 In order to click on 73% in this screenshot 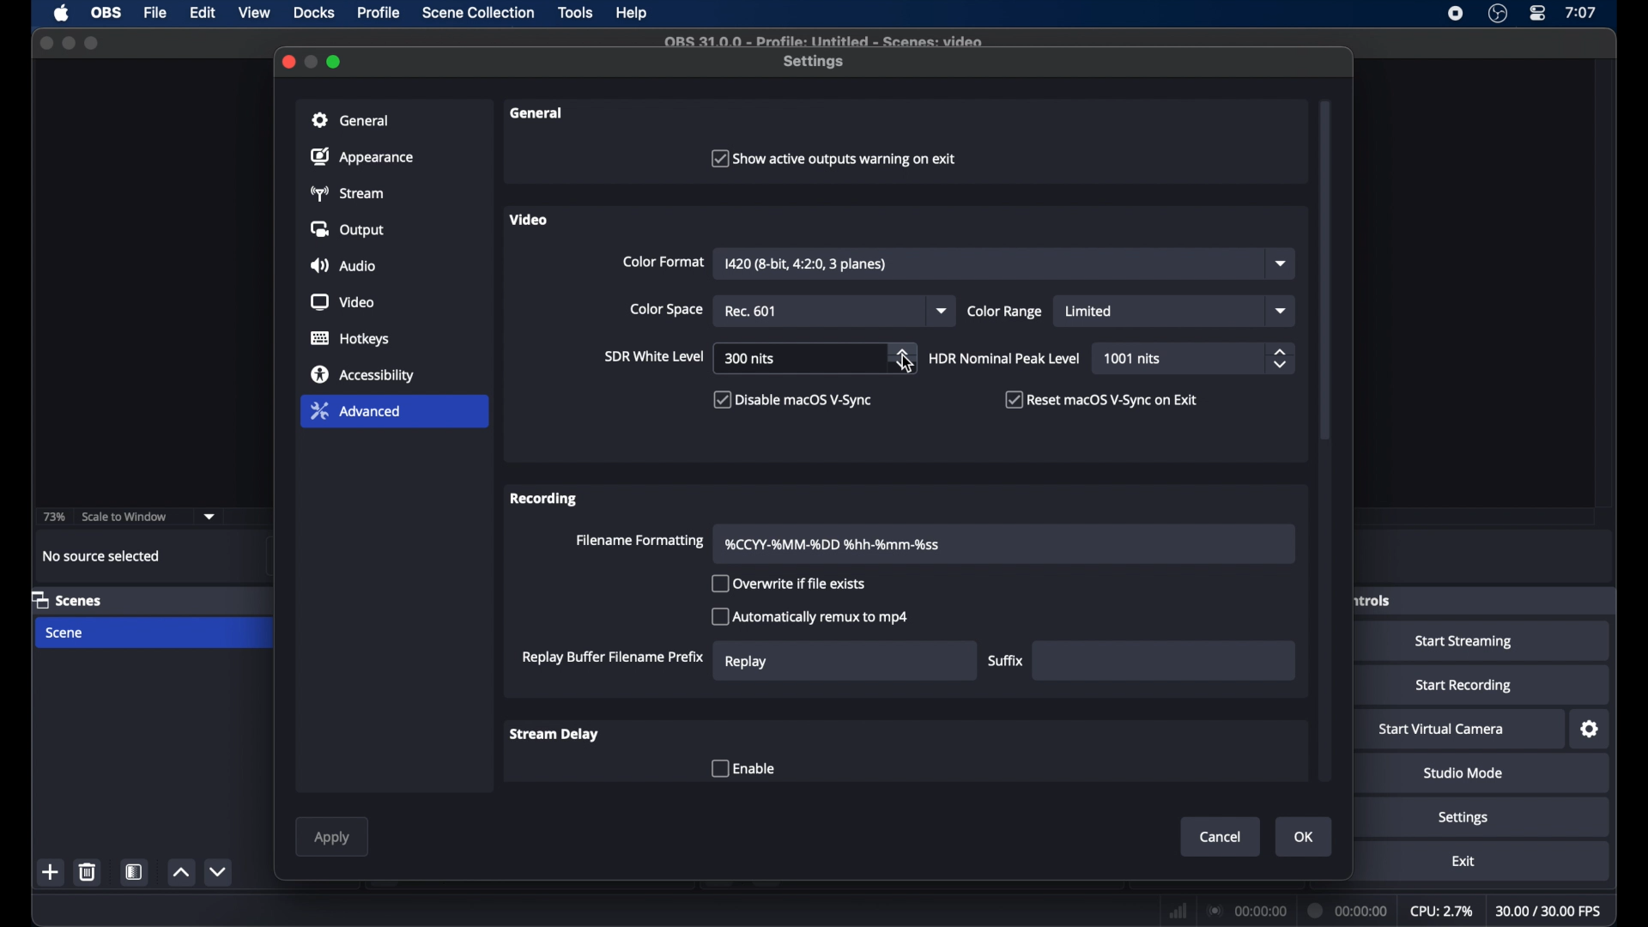, I will do `click(52, 518)`.